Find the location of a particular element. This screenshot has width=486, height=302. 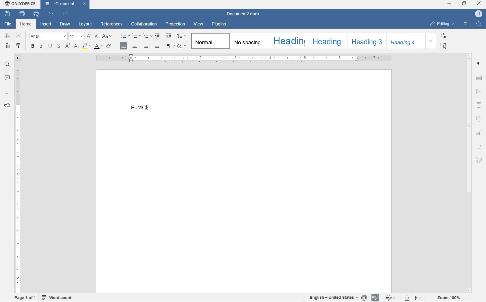

file name is located at coordinates (66, 5).